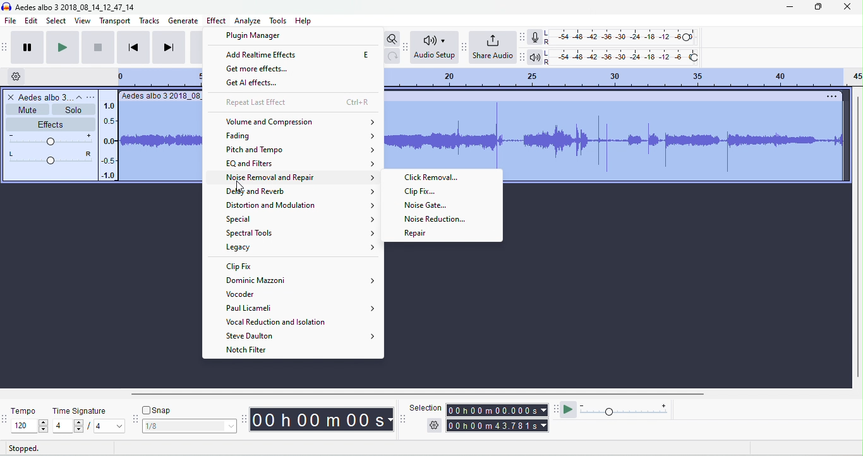  I want to click on pause, so click(28, 47).